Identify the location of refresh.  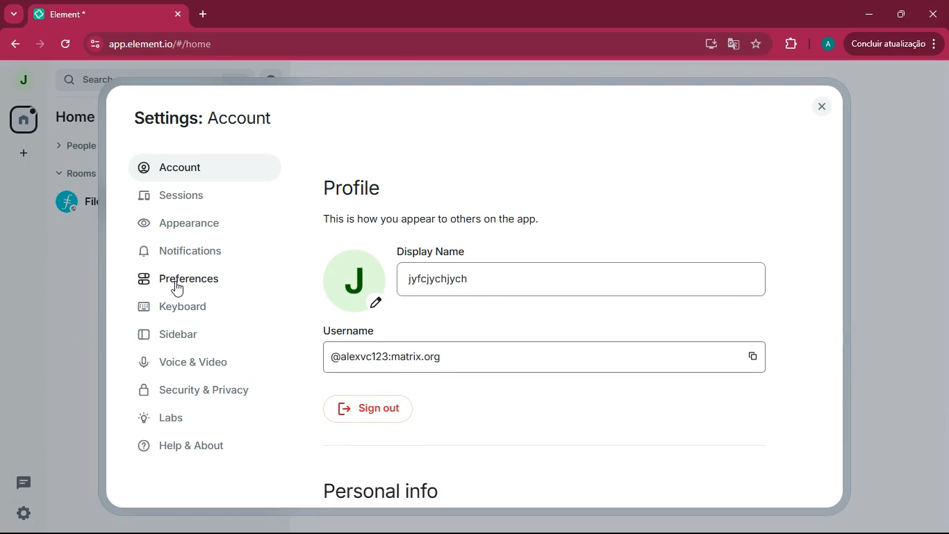
(67, 44).